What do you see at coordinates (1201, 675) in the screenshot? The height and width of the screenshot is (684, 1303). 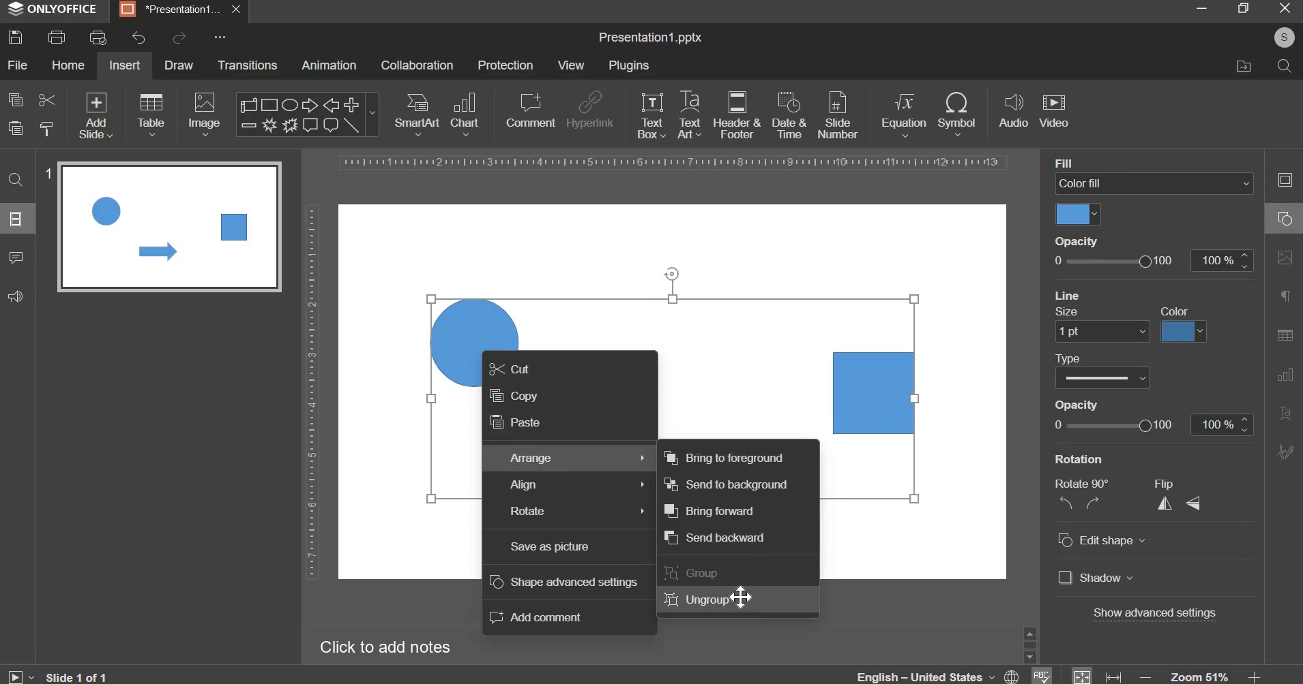 I see `zoom` at bounding box center [1201, 675].